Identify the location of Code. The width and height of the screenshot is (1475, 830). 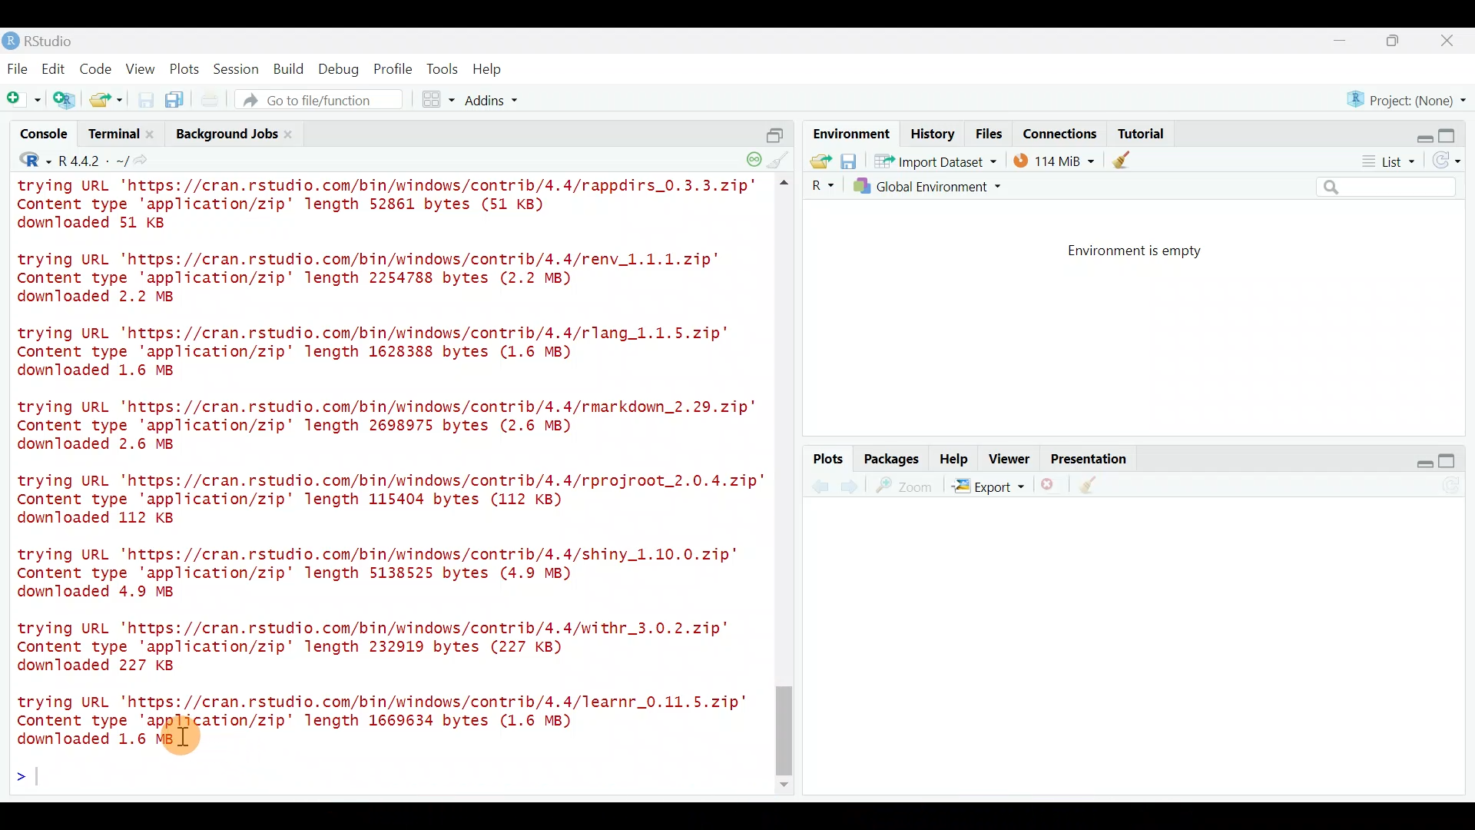
(98, 68).